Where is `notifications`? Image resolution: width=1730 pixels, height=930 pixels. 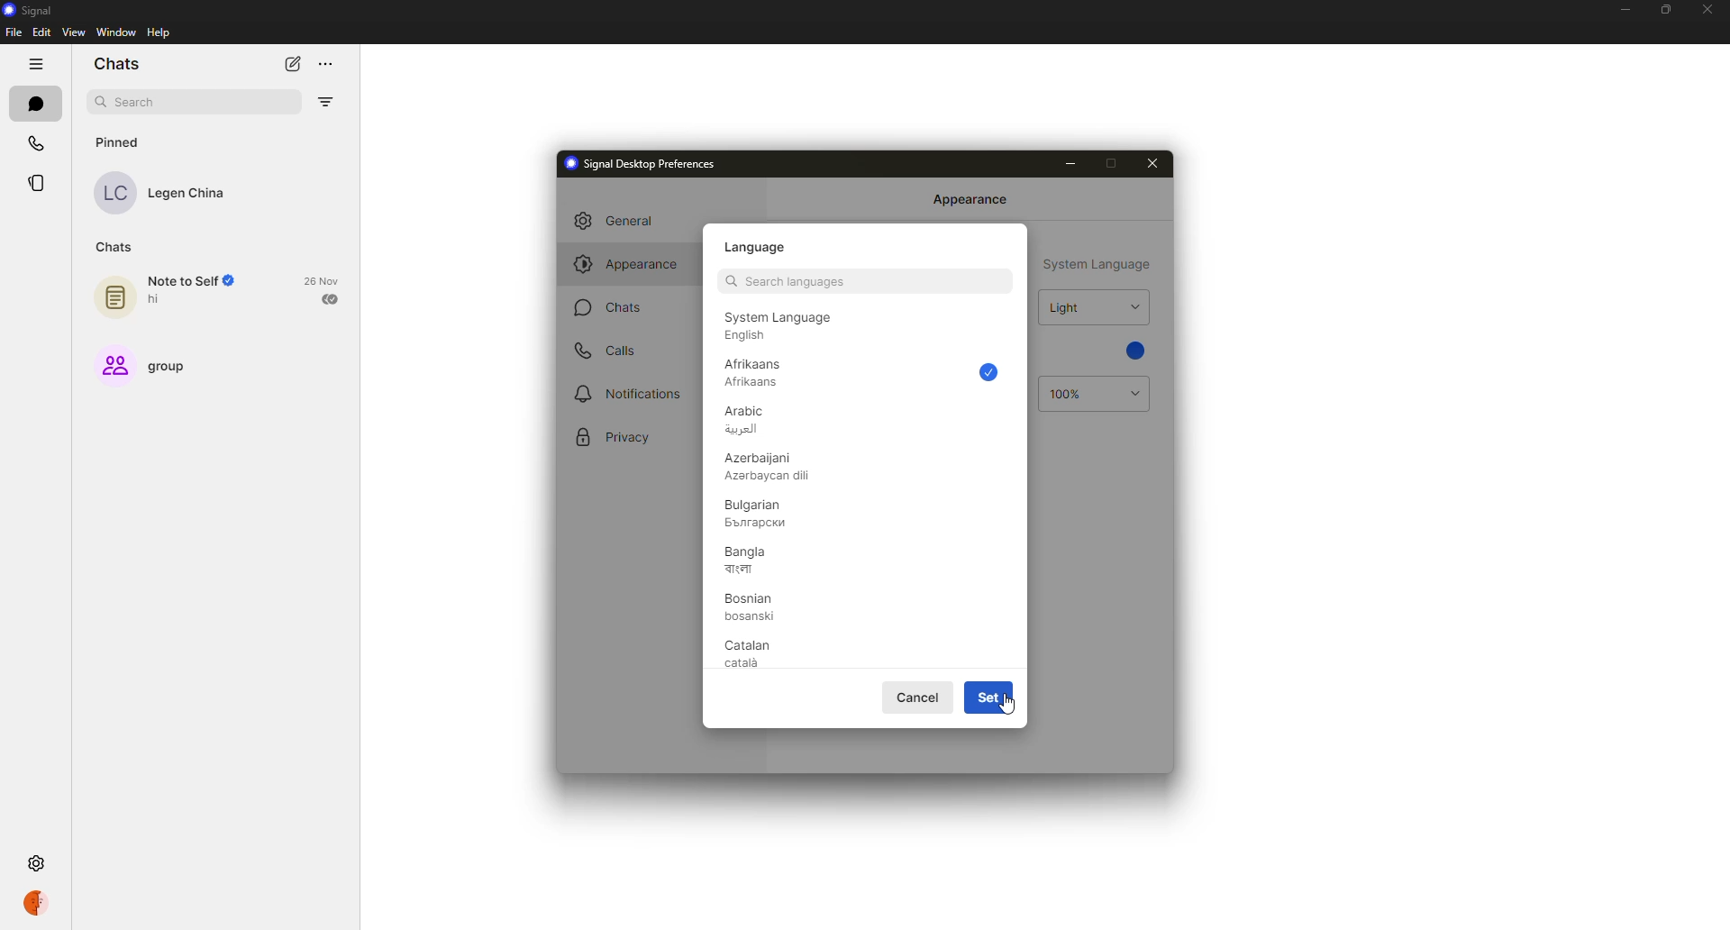
notifications is located at coordinates (630, 392).